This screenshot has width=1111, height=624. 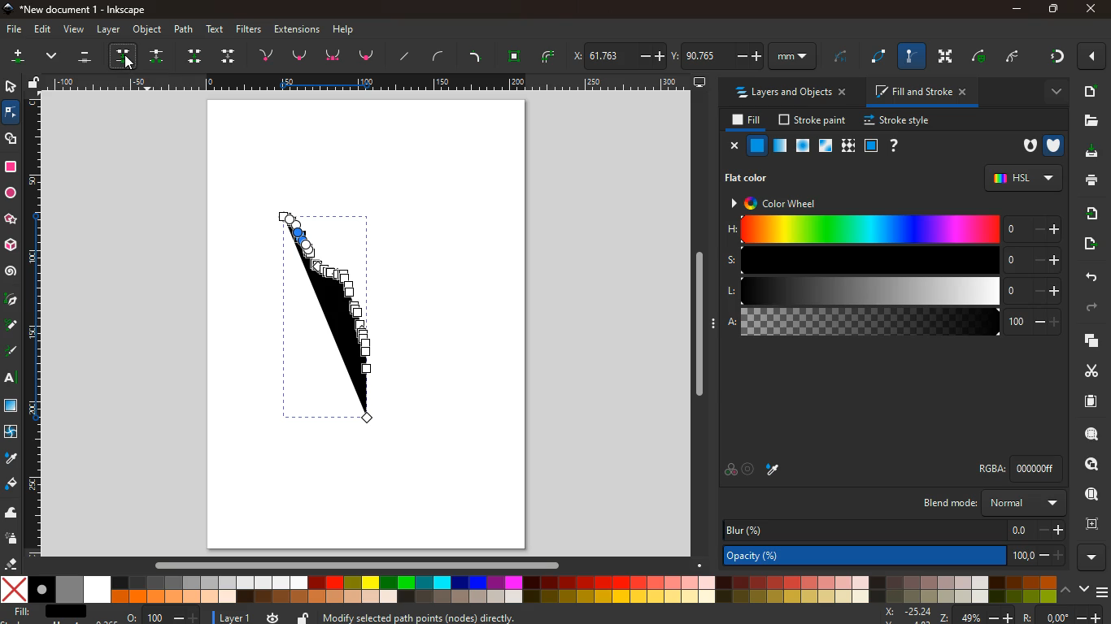 What do you see at coordinates (81, 8) in the screenshot?
I see `inkscape` at bounding box center [81, 8].